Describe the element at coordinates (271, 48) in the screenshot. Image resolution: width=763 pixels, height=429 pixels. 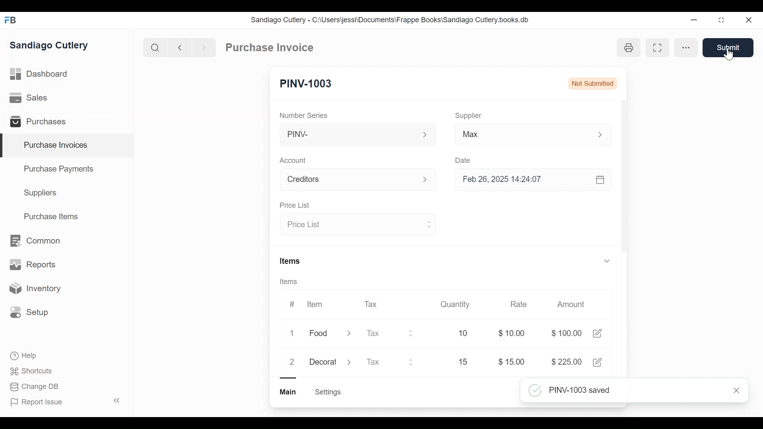
I see `Purchase Invoice` at that location.